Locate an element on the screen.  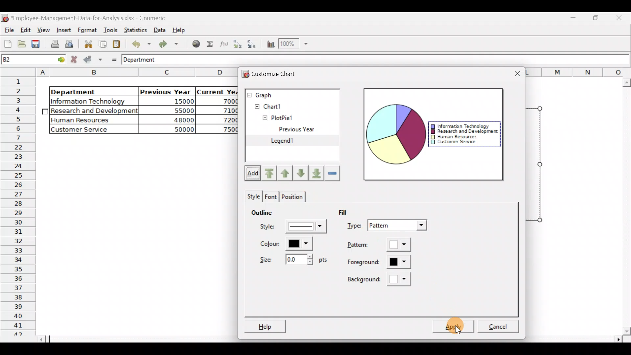
Move up is located at coordinates (286, 172).